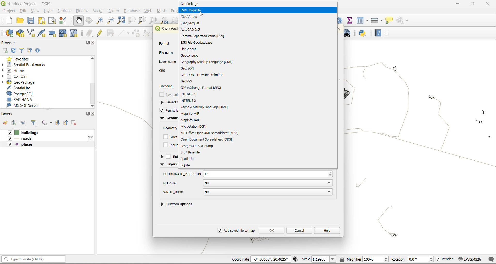  Describe the element at coordinates (31, 20) in the screenshot. I see `save` at that location.